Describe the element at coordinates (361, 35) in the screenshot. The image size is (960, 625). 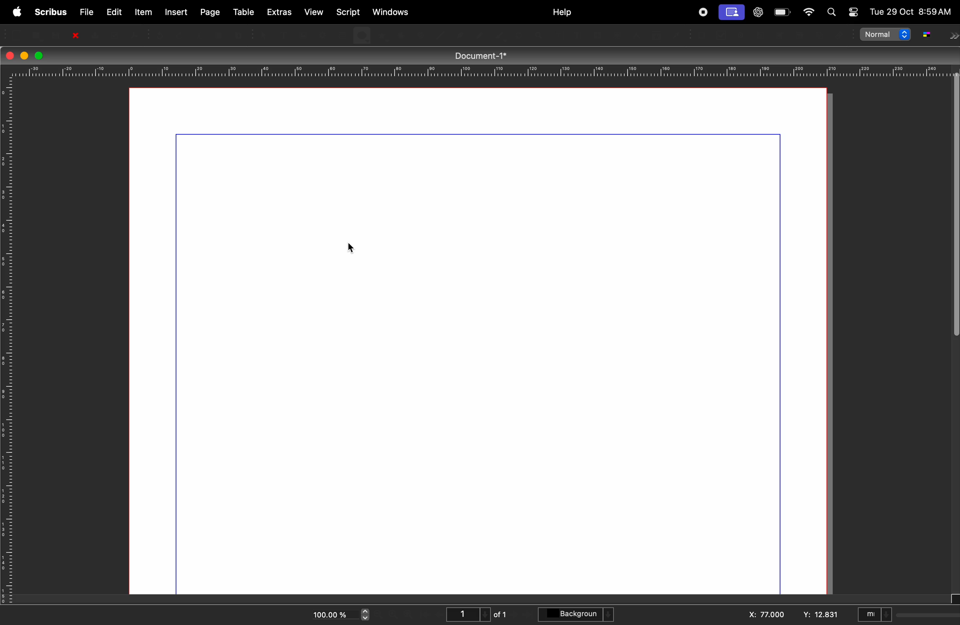
I see `shape` at that location.